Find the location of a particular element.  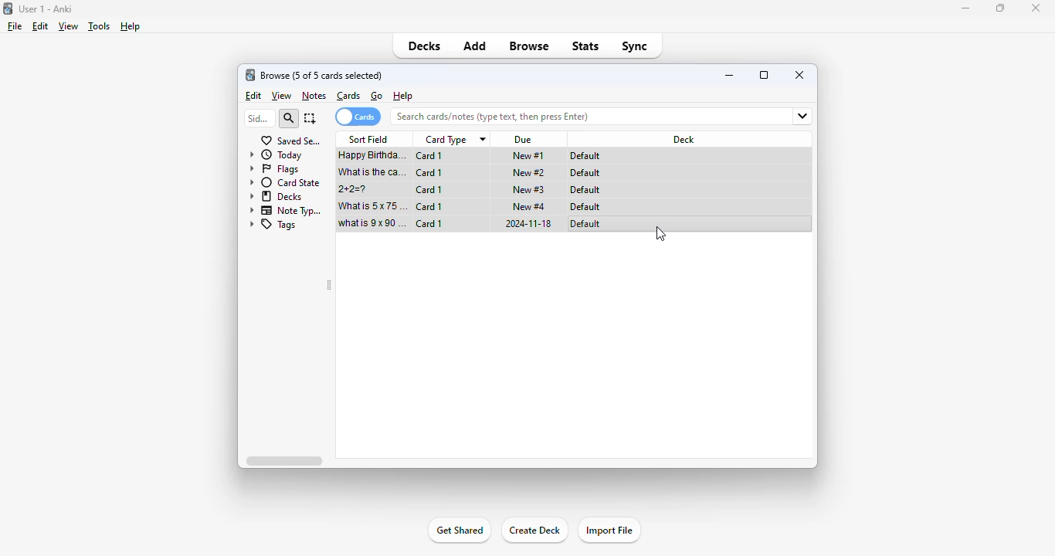

default is located at coordinates (585, 173).